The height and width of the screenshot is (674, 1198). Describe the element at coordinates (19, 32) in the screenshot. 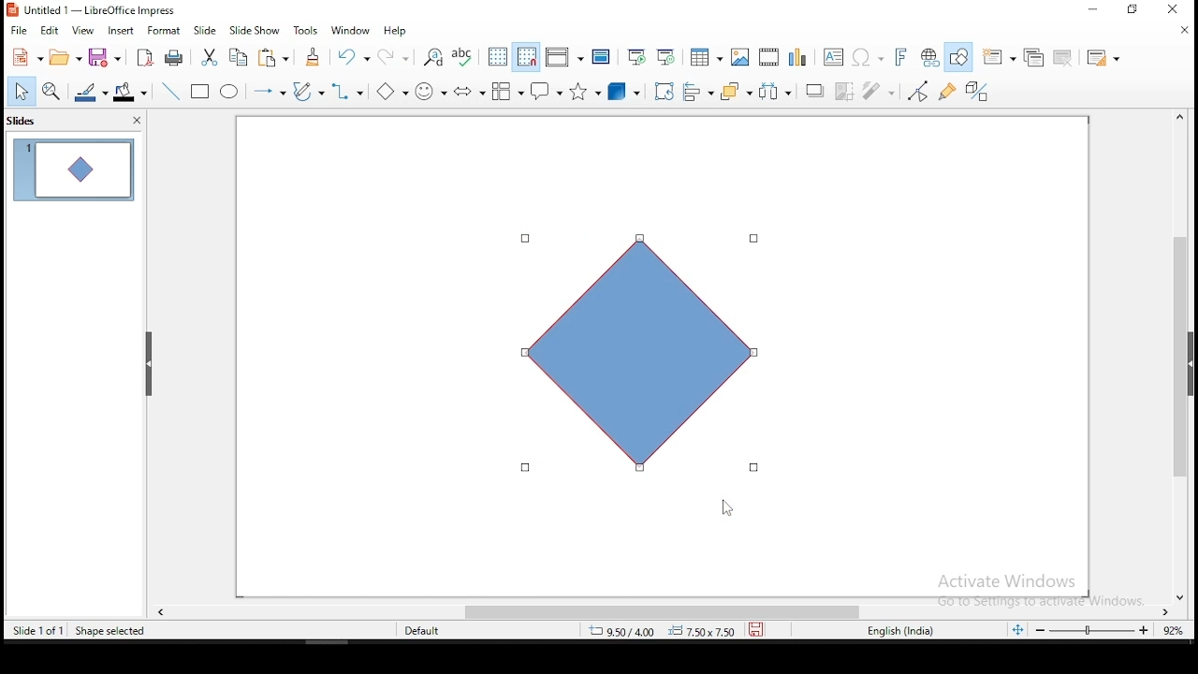

I see `file` at that location.